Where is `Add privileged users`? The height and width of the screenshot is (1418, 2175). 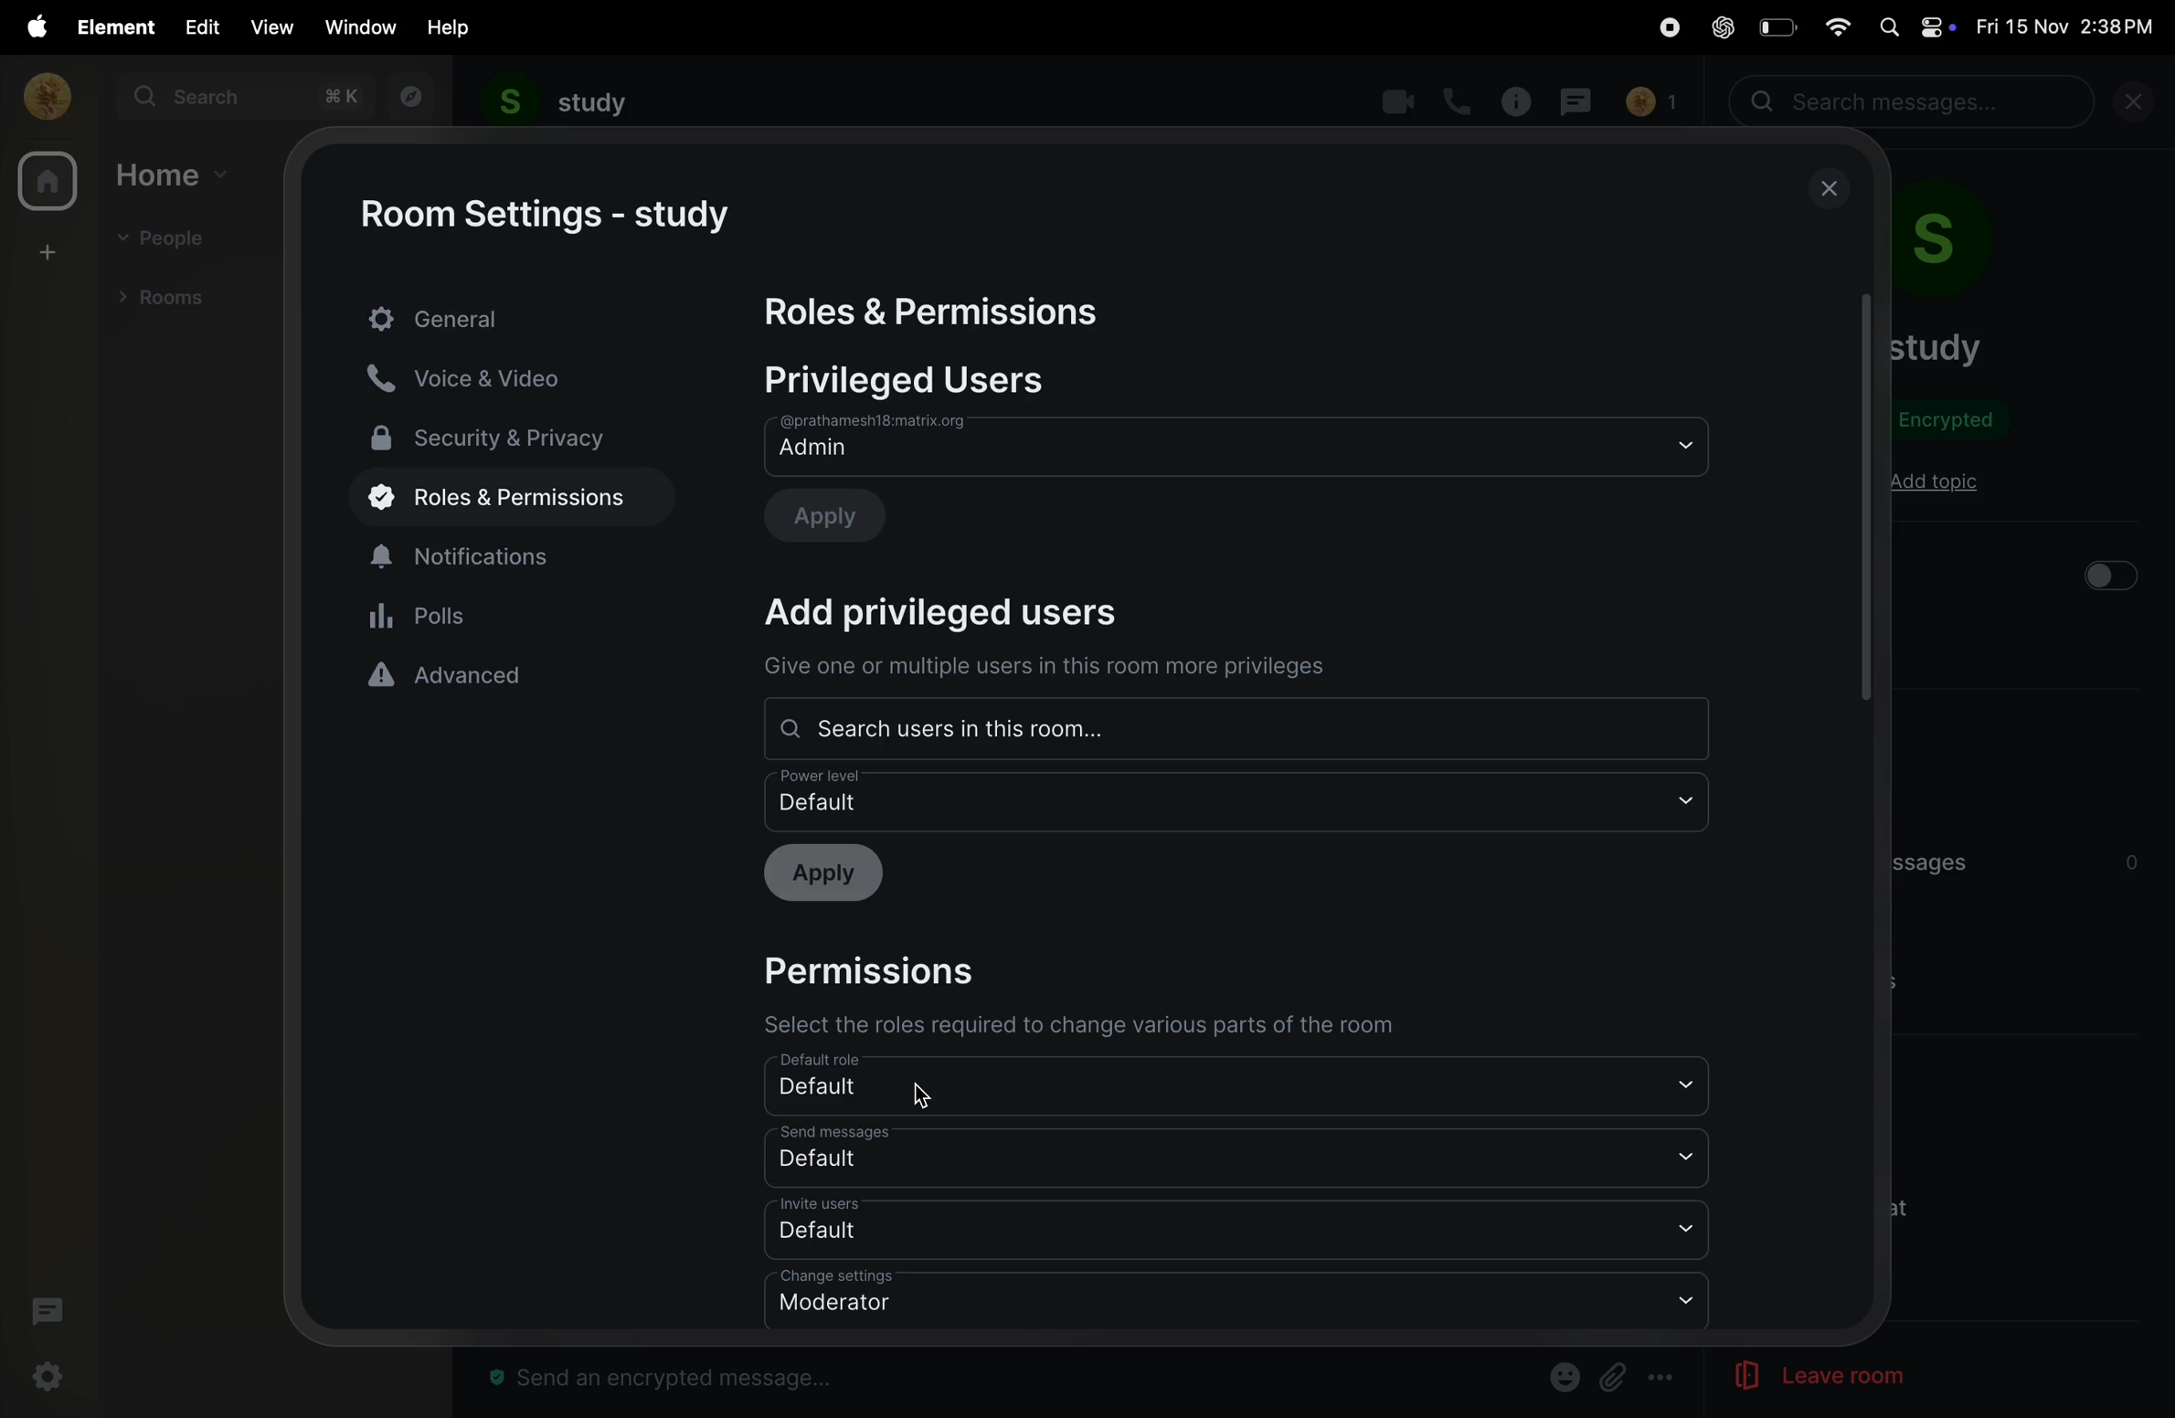 Add privileged users is located at coordinates (966, 613).